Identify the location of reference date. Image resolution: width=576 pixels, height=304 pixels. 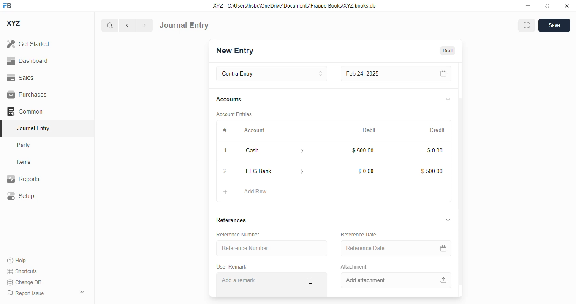
(359, 234).